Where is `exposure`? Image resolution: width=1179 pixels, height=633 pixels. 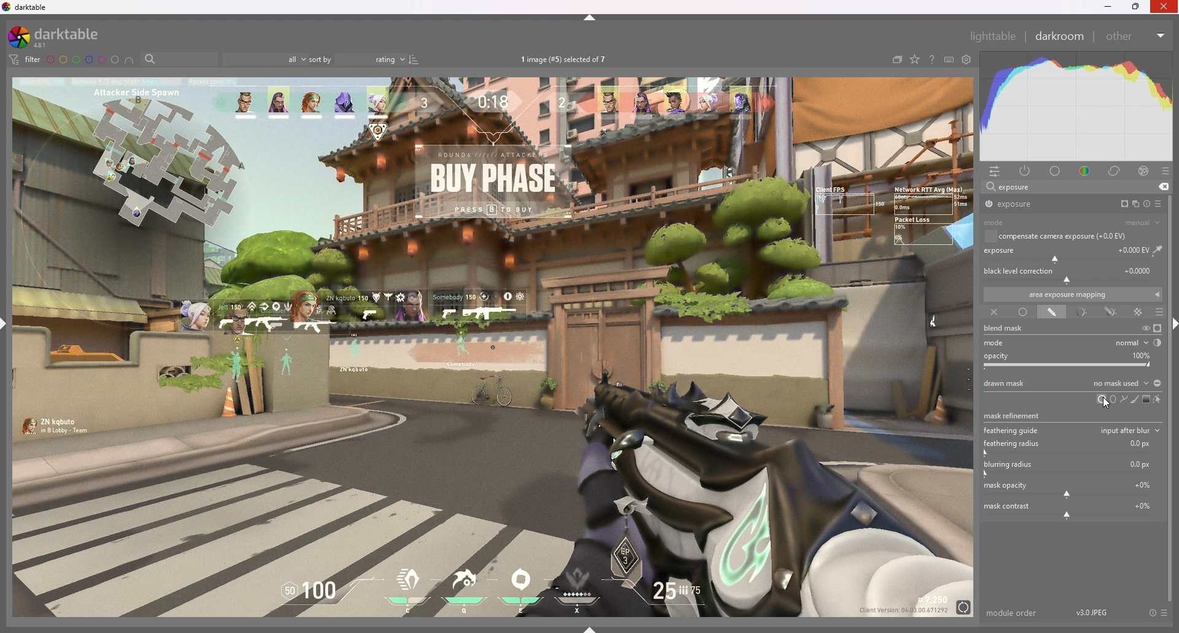
exposure is located at coordinates (1014, 186).